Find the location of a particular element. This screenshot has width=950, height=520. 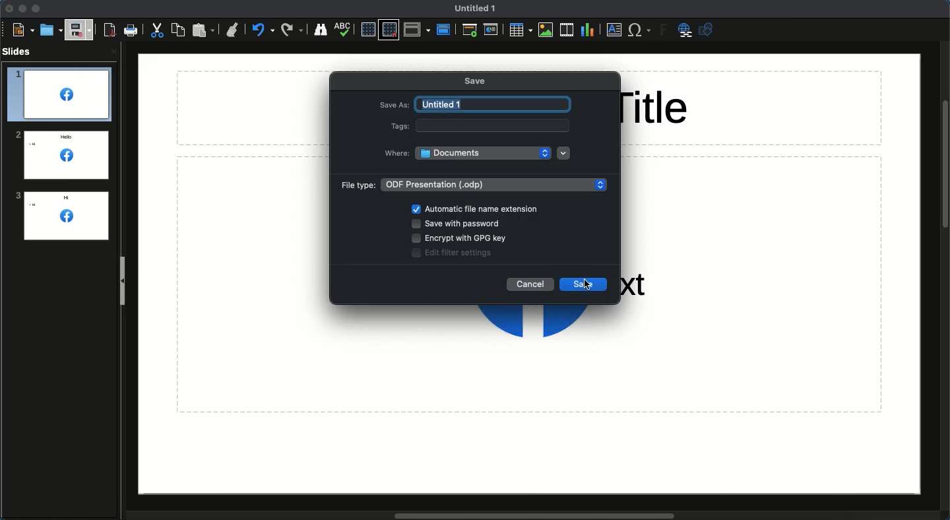

Characters is located at coordinates (641, 31).